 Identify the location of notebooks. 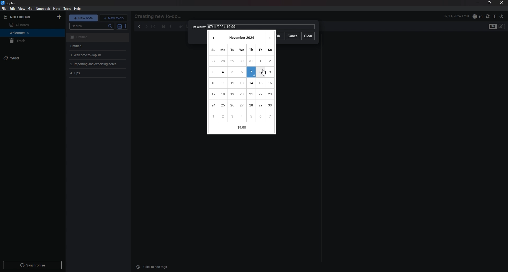
(22, 17).